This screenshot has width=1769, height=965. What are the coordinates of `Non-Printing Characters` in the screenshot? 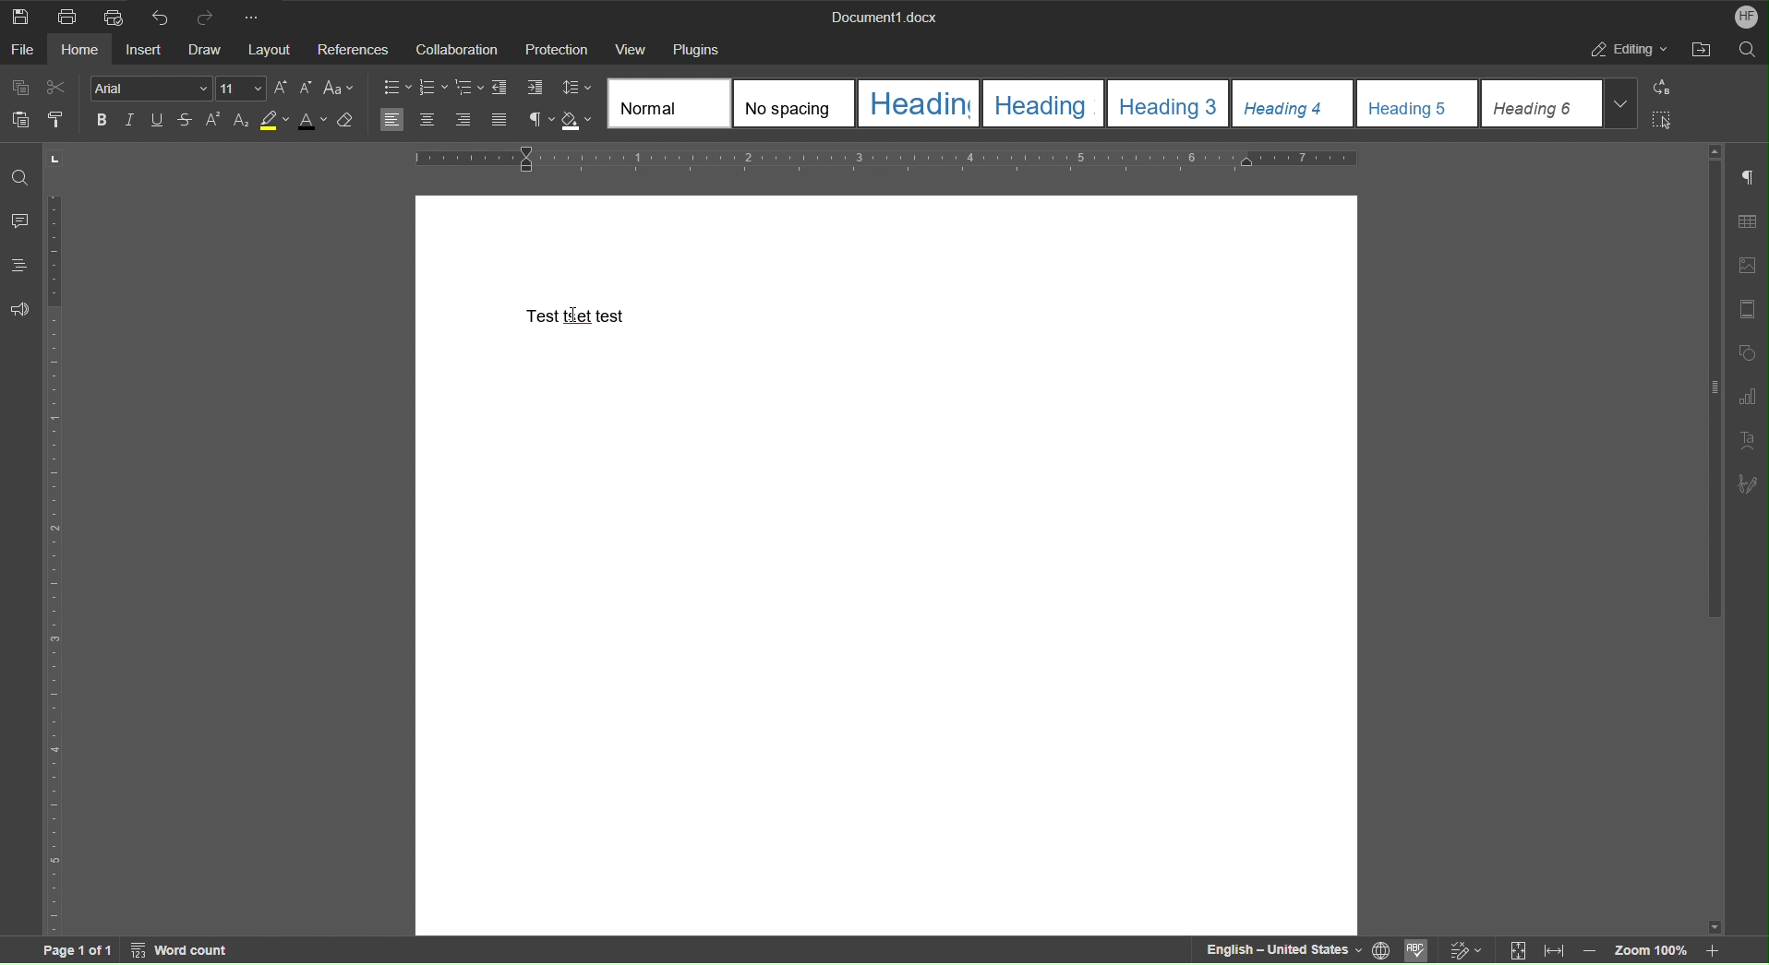 It's located at (539, 122).